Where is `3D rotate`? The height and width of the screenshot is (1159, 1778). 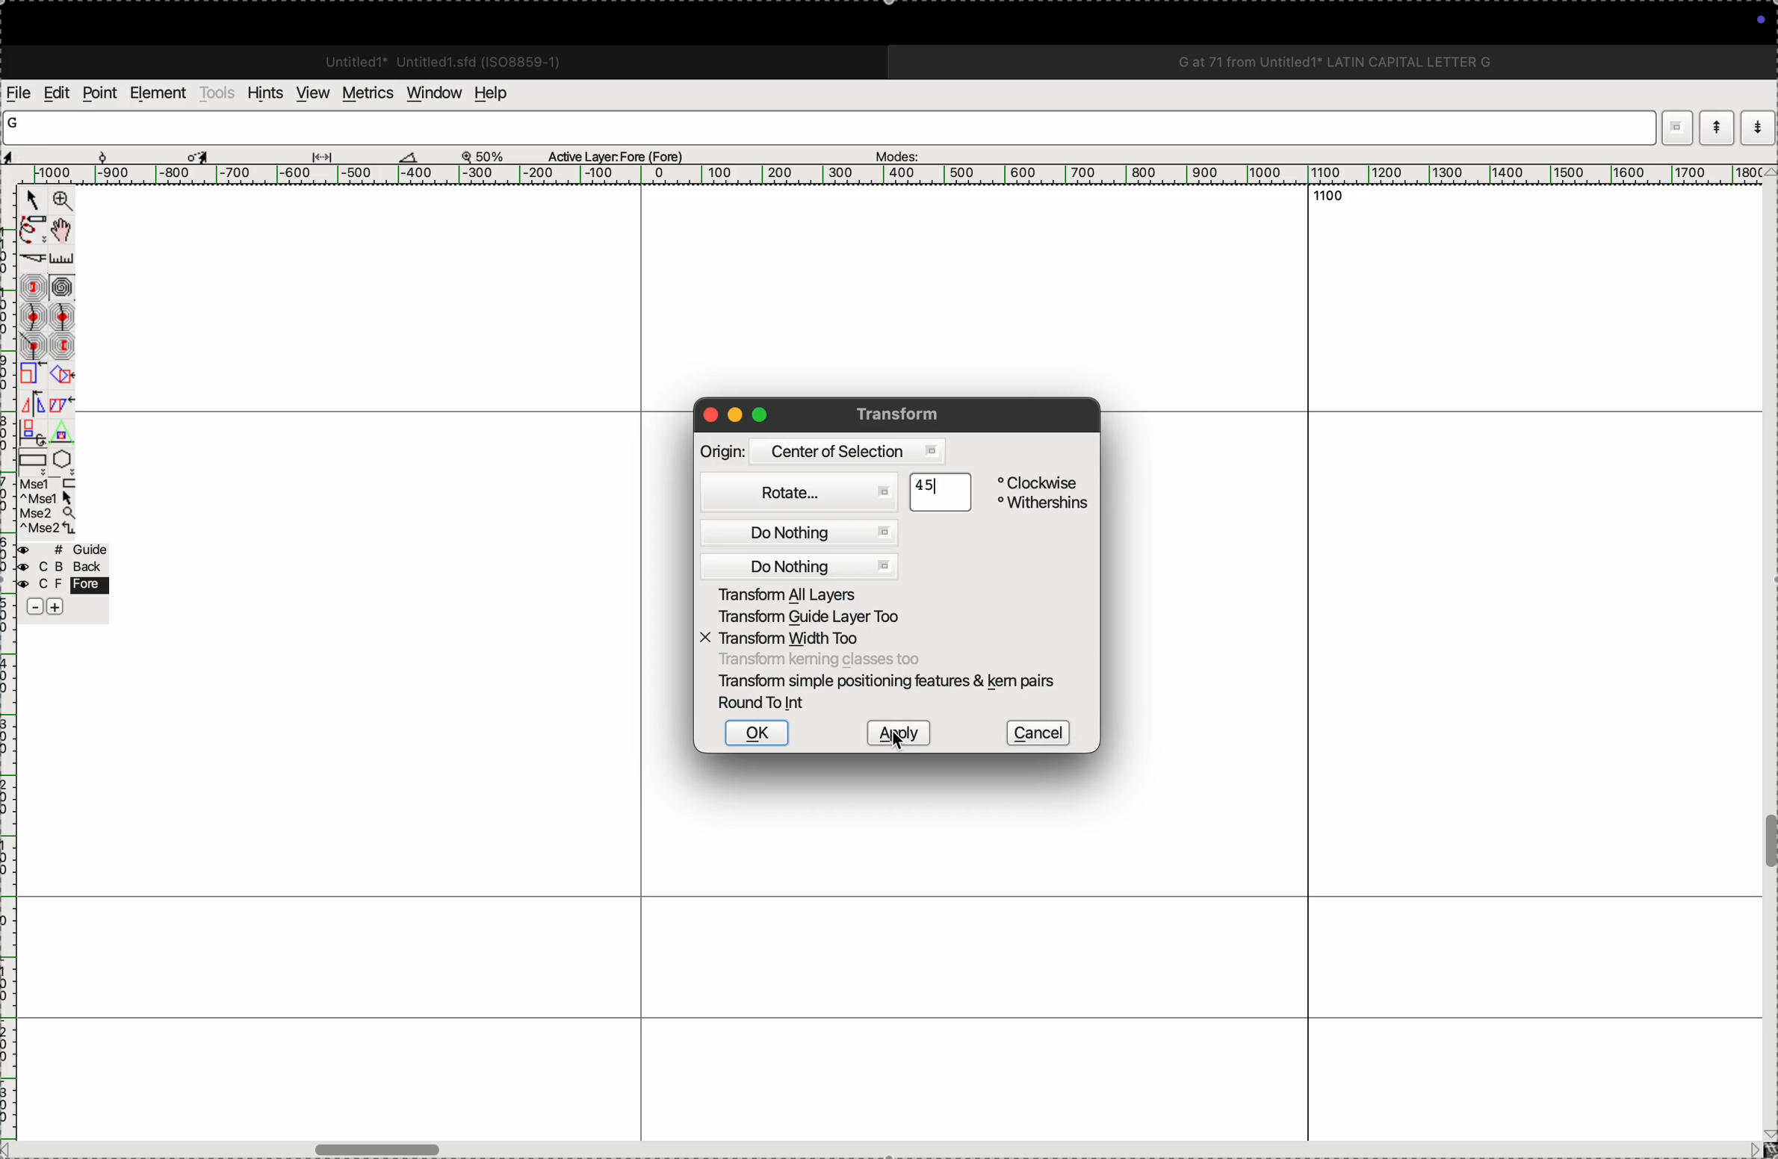 3D rotate is located at coordinates (33, 433).